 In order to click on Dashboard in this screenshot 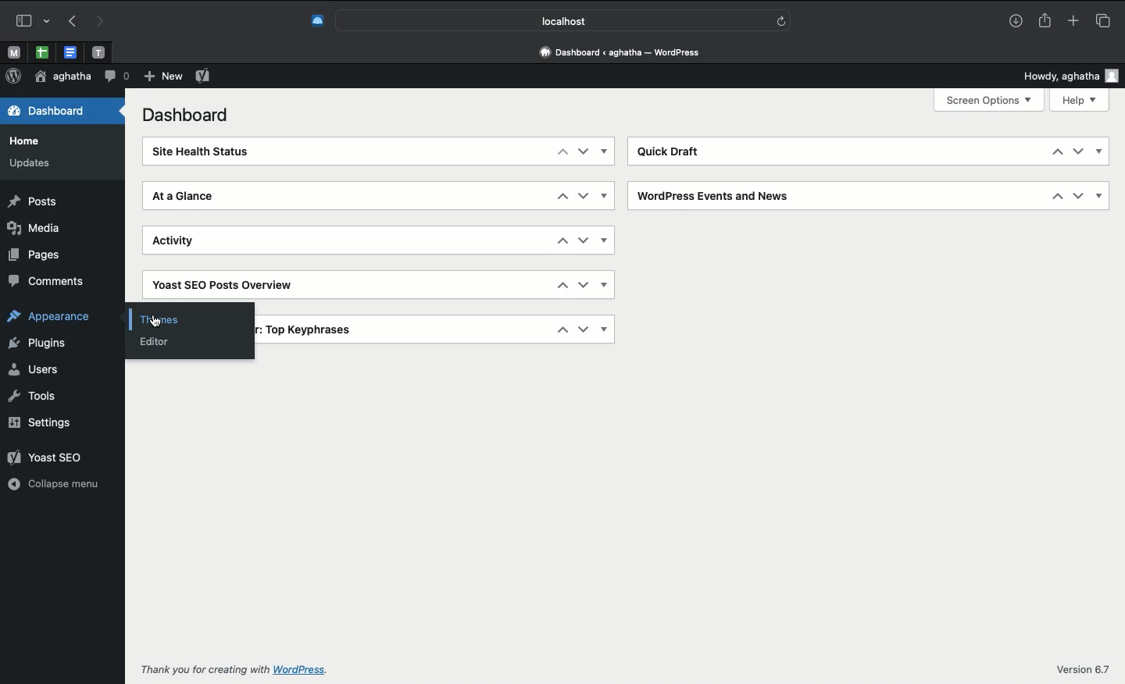, I will do `click(46, 113)`.